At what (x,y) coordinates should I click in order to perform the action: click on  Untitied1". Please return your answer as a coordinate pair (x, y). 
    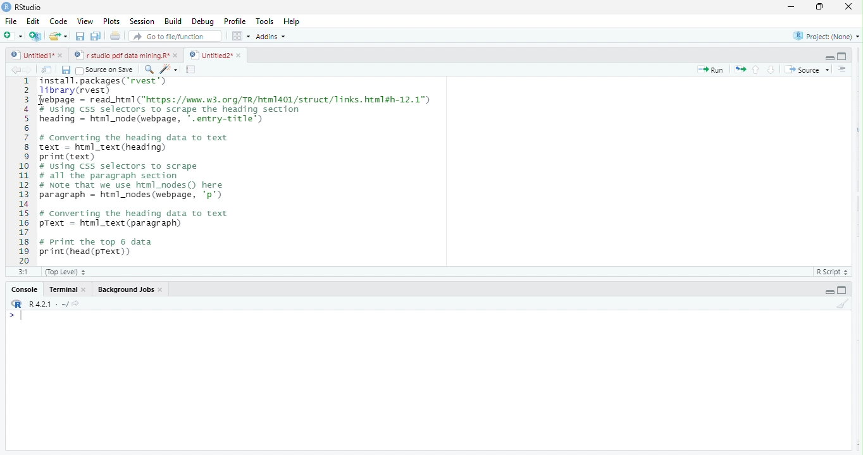
    Looking at the image, I should click on (30, 55).